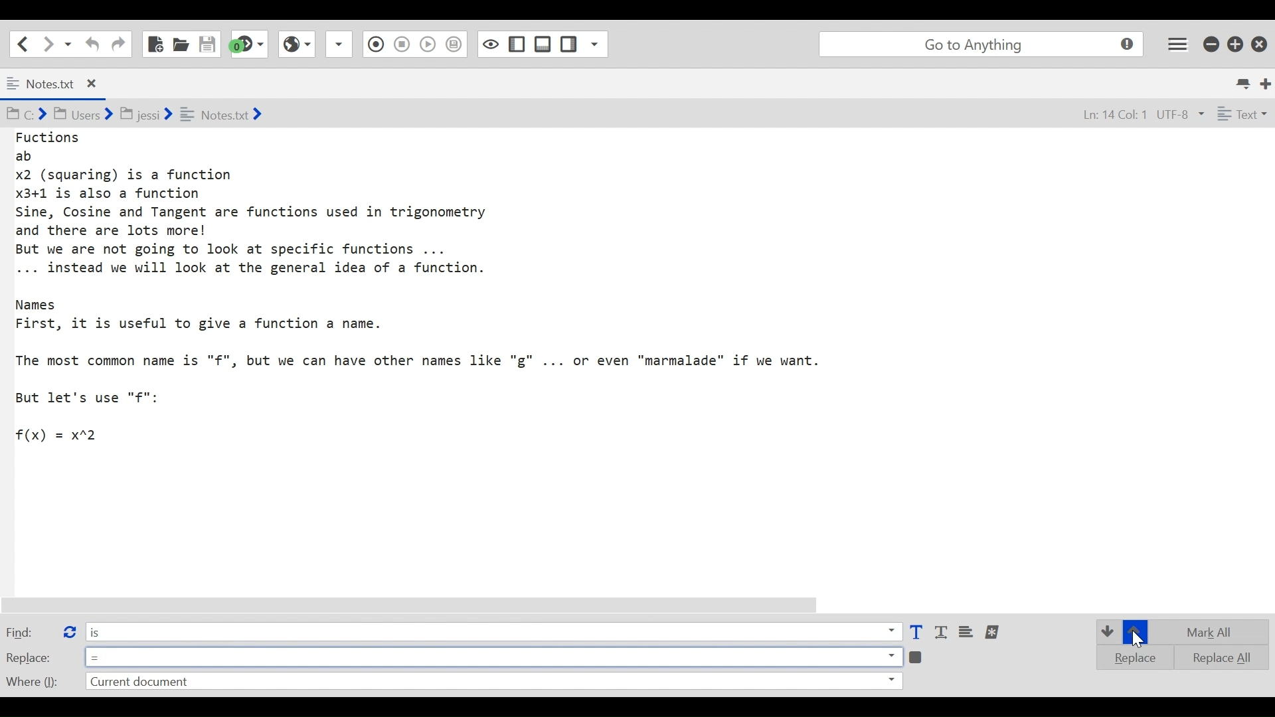 The width and height of the screenshot is (1275, 717). What do you see at coordinates (181, 44) in the screenshot?
I see `Open File` at bounding box center [181, 44].